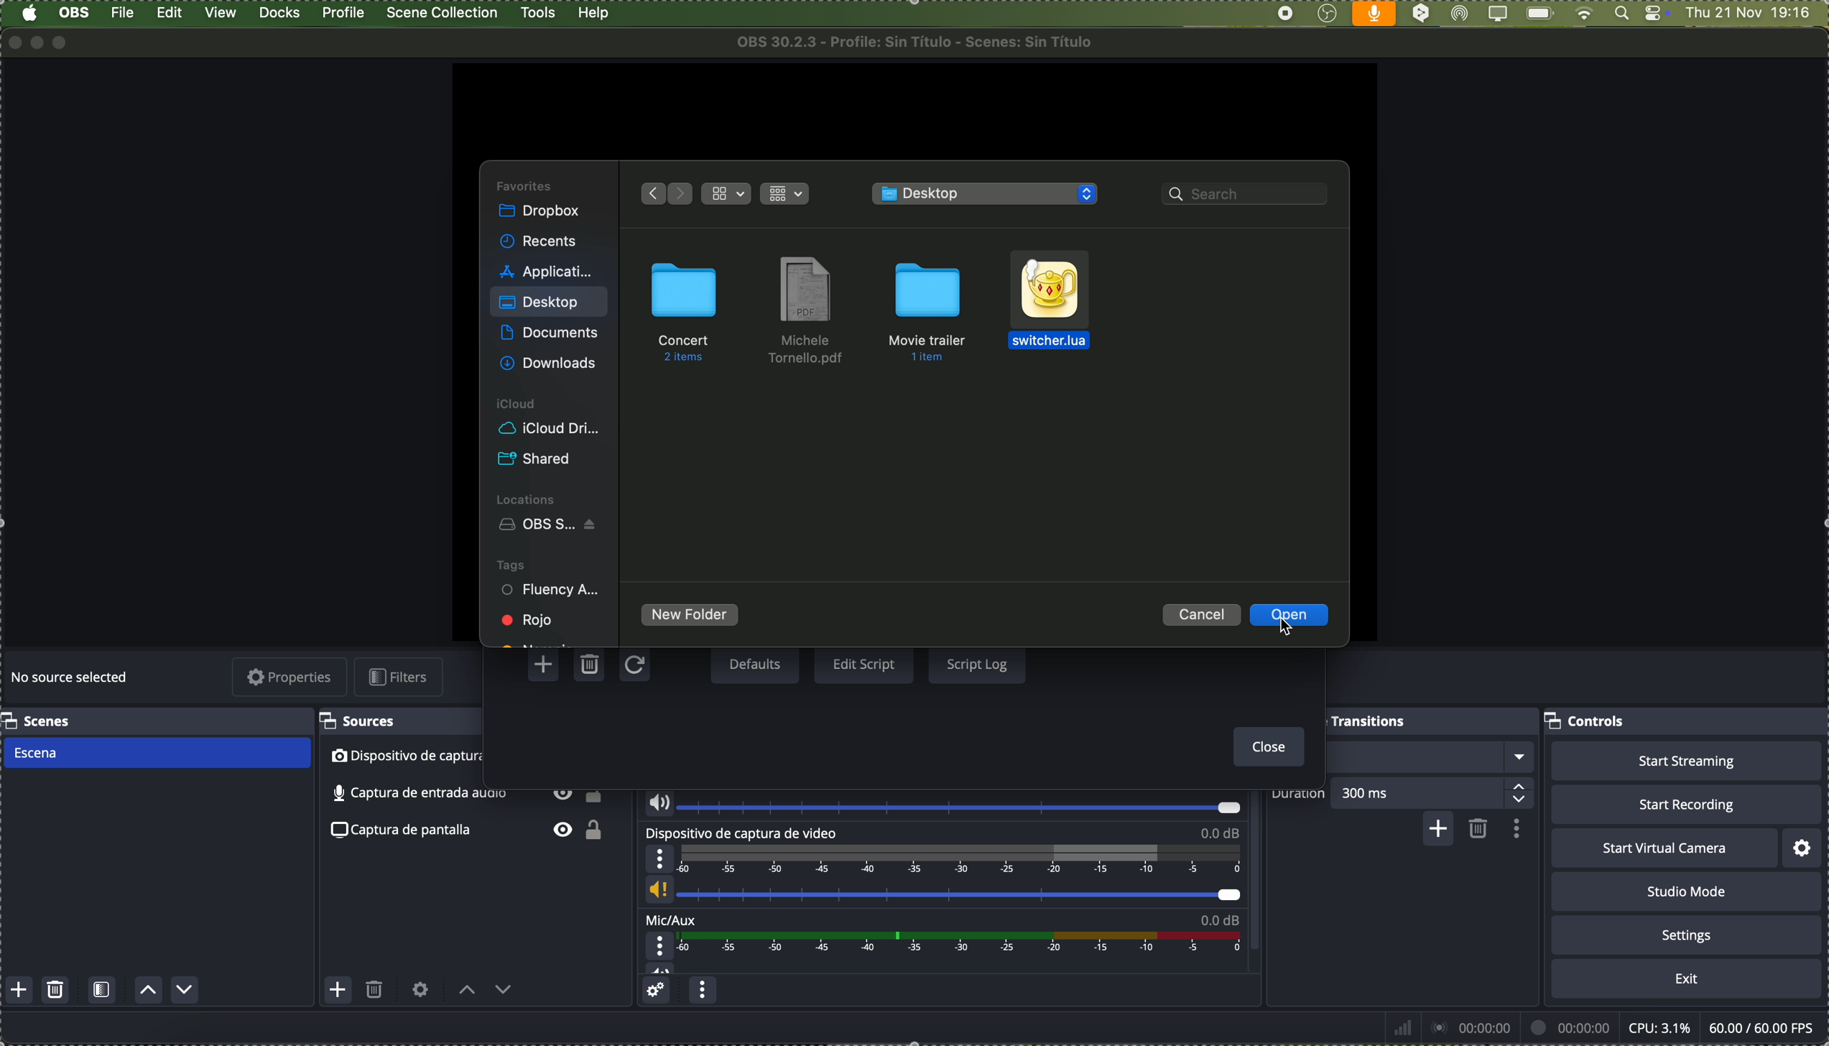 The width and height of the screenshot is (1829, 1046). What do you see at coordinates (1436, 830) in the screenshot?
I see `add configurable transition` at bounding box center [1436, 830].